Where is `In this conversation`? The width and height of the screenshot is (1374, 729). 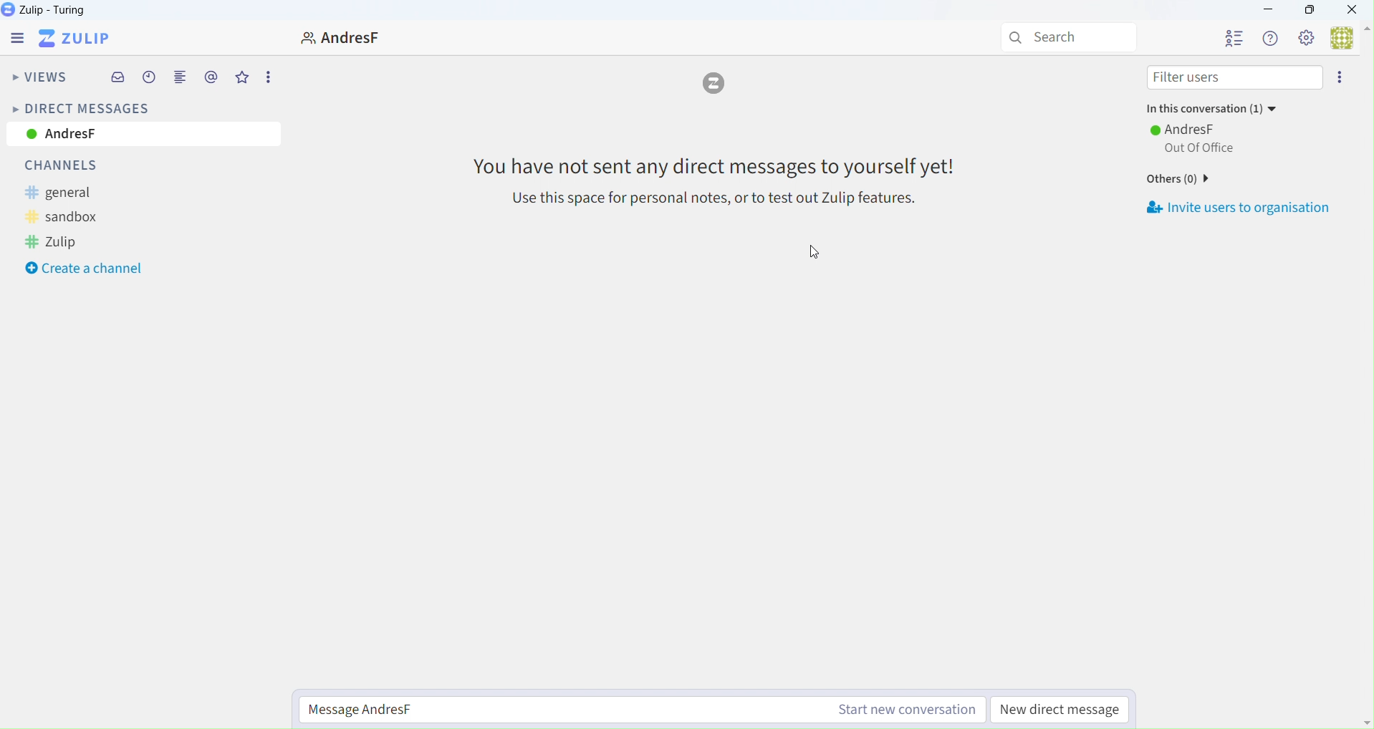
In this conversation is located at coordinates (1212, 110).